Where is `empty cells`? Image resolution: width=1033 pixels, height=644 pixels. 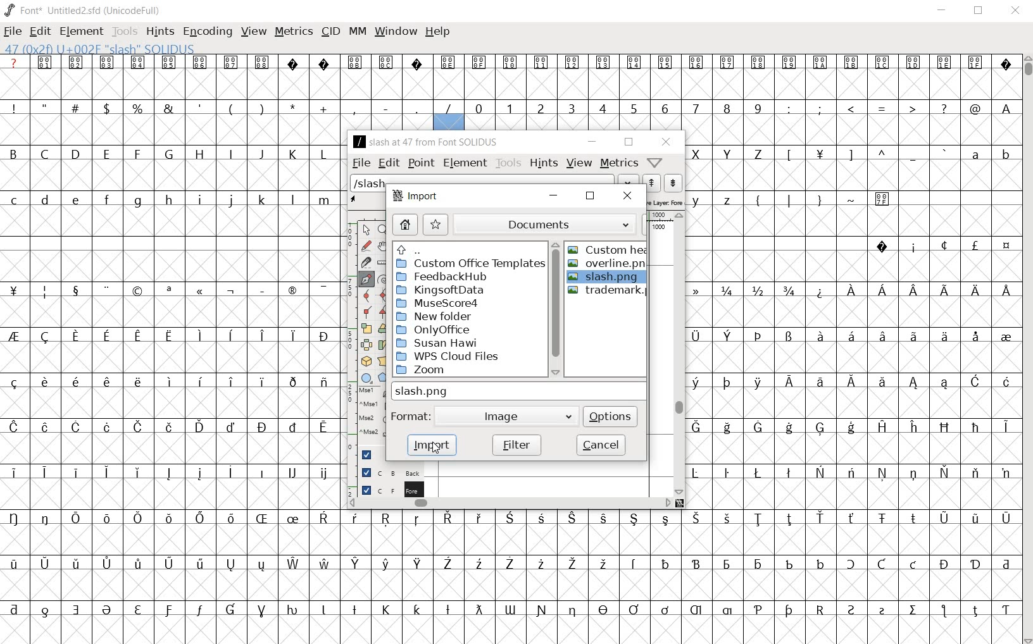
empty cells is located at coordinates (173, 495).